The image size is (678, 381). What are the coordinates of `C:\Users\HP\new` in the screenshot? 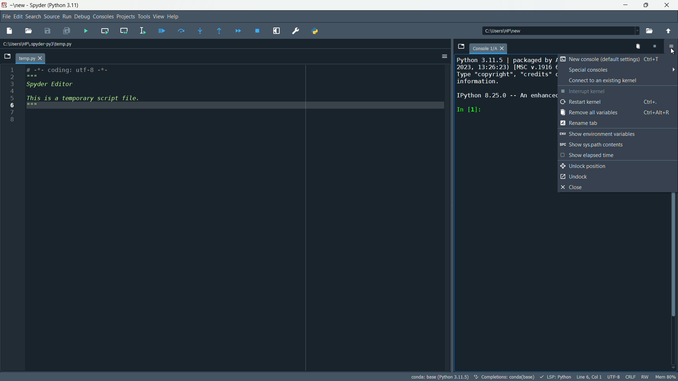 It's located at (517, 31).